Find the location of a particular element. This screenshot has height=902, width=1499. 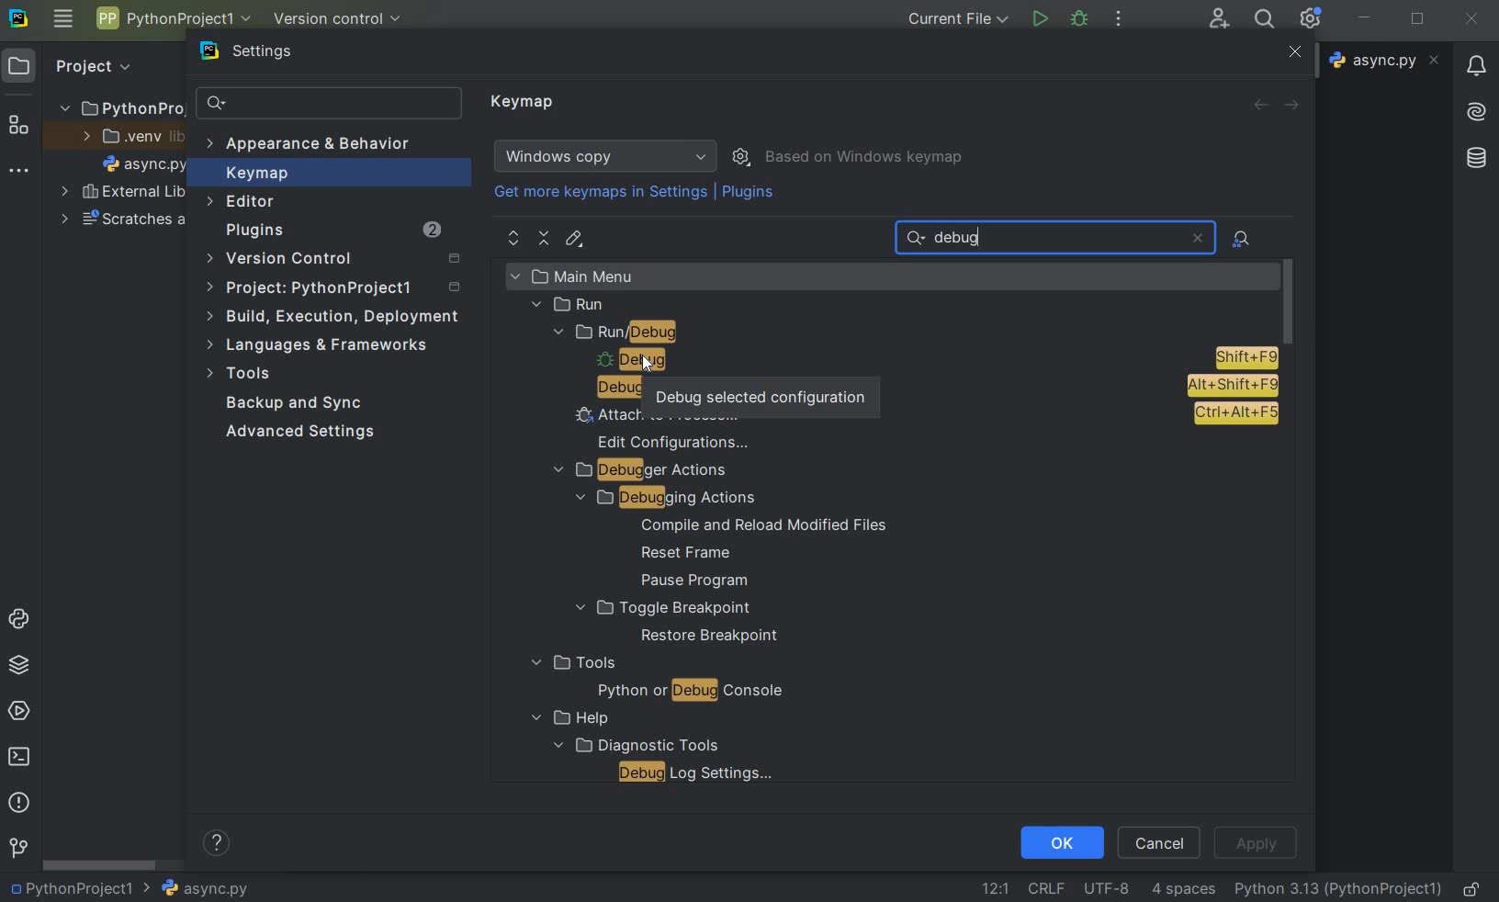

services is located at coordinates (21, 710).